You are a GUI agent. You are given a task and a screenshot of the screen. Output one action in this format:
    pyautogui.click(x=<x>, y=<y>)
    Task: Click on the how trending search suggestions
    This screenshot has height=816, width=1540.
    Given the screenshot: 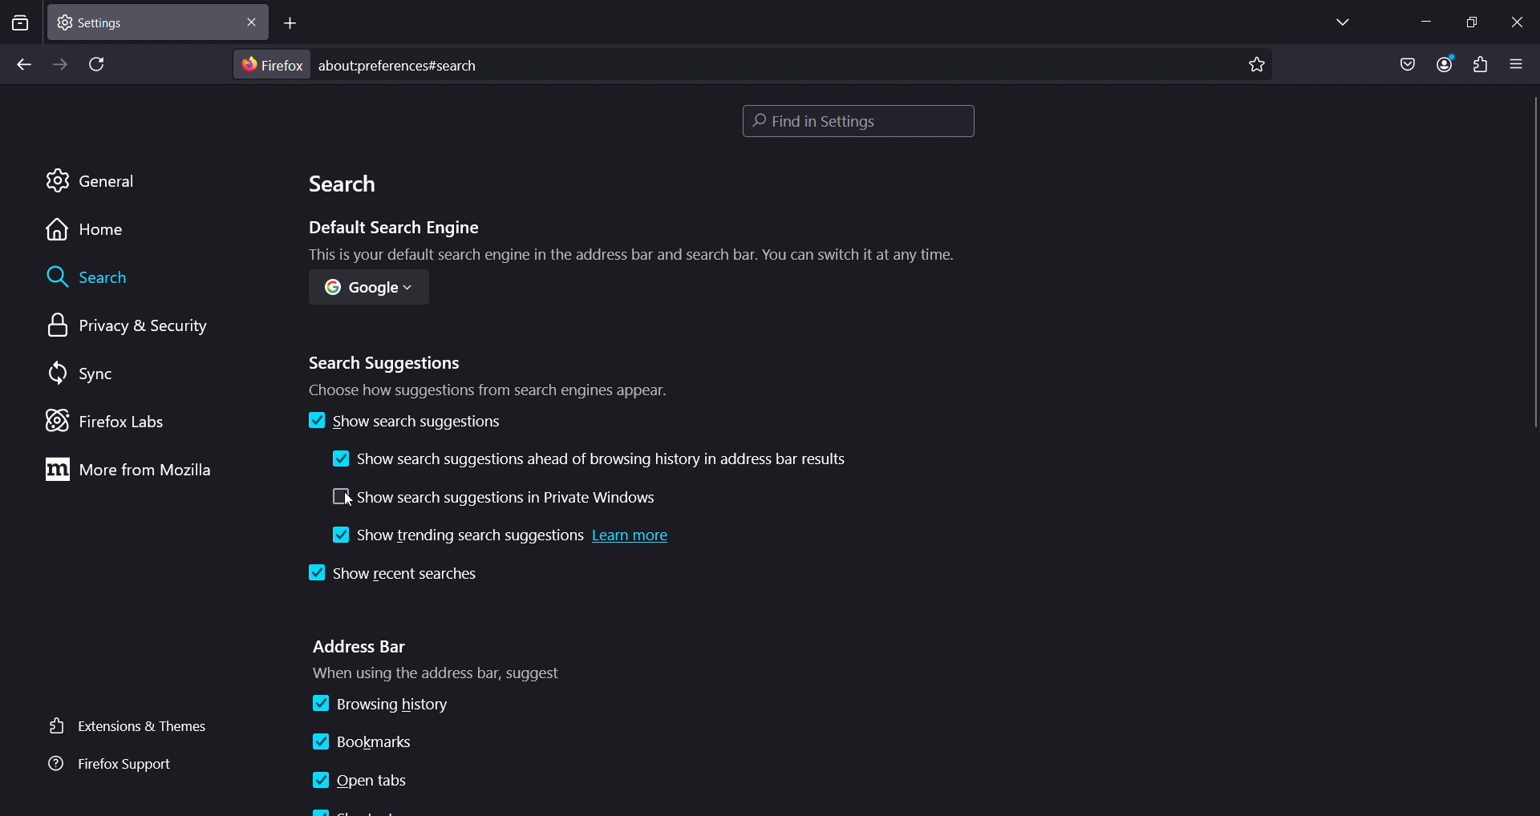 What is the action you would take?
    pyautogui.click(x=505, y=539)
    